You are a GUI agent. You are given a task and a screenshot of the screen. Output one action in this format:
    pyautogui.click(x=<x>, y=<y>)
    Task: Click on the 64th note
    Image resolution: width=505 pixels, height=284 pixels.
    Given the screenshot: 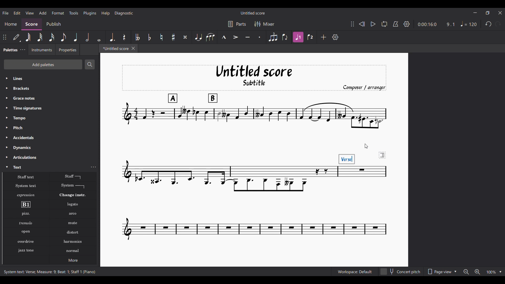 What is the action you would take?
    pyautogui.click(x=28, y=37)
    